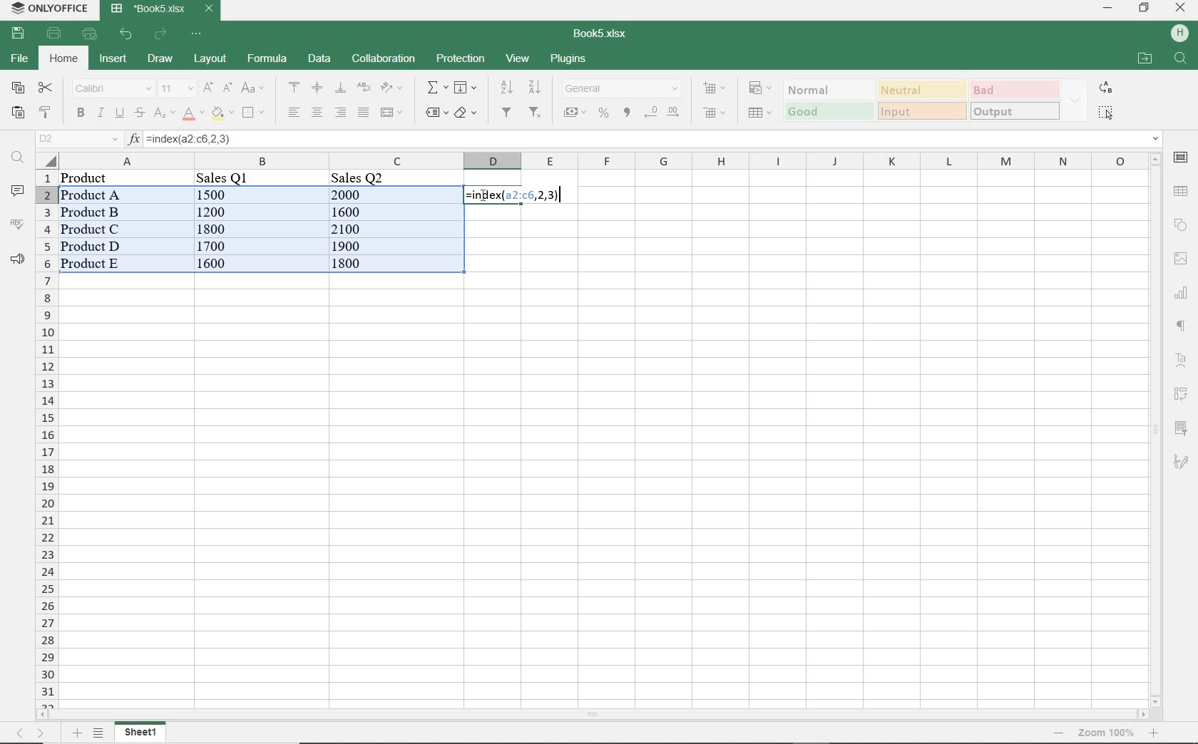 This screenshot has width=1198, height=744. What do you see at coordinates (1145, 58) in the screenshot?
I see `open file location` at bounding box center [1145, 58].